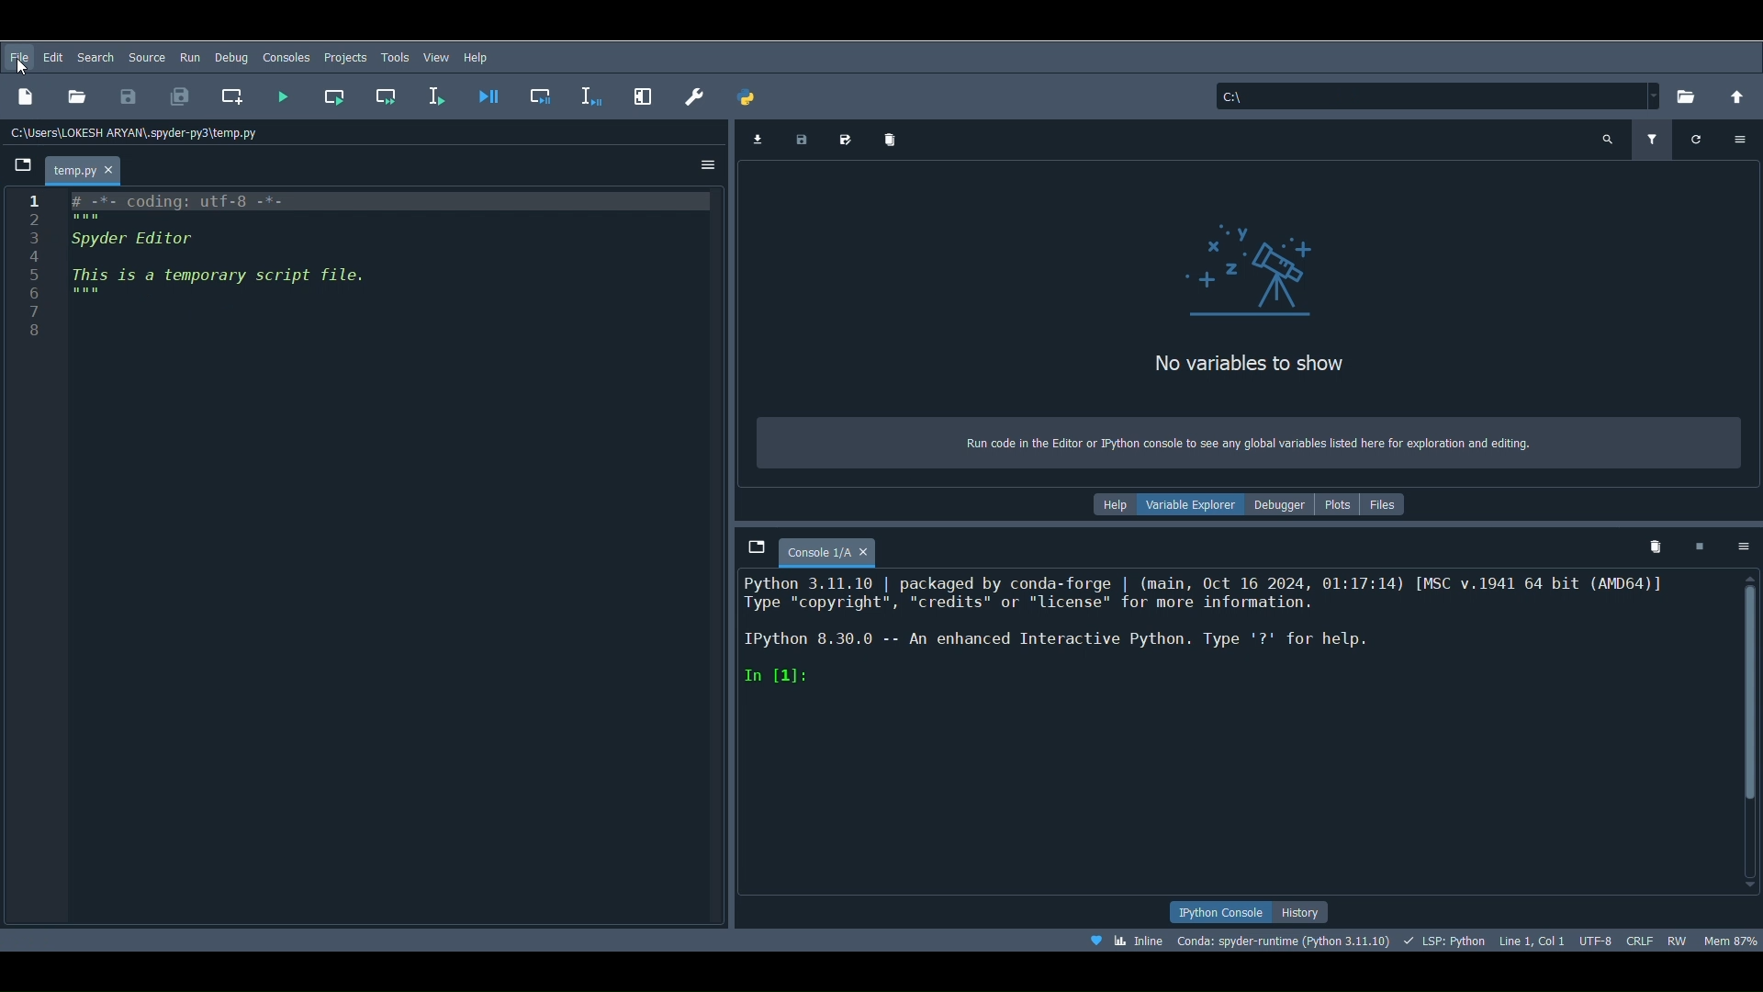 This screenshot has height=992, width=1763. What do you see at coordinates (1252, 443) in the screenshot?
I see `Run code in the Editor or Python console to see any global variables listed here for exploration and editing.` at bounding box center [1252, 443].